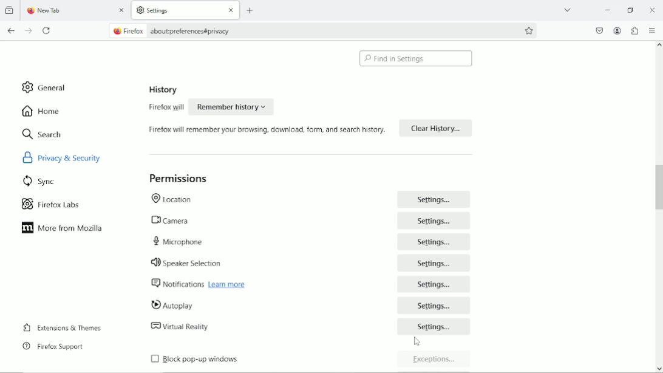 The width and height of the screenshot is (663, 373). I want to click on autoplay, so click(207, 306).